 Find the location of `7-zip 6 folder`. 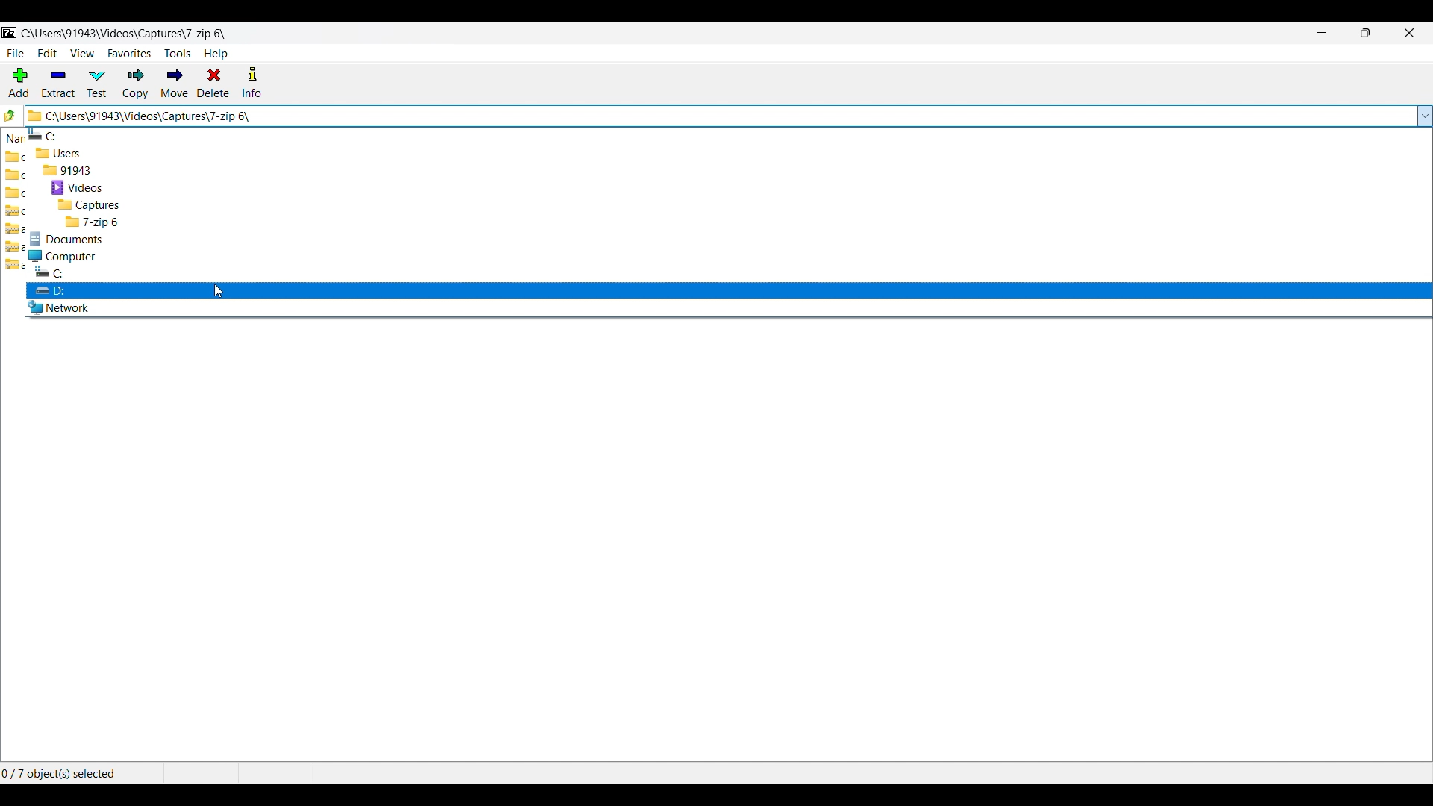

7-zip 6 folder is located at coordinates (728, 222).